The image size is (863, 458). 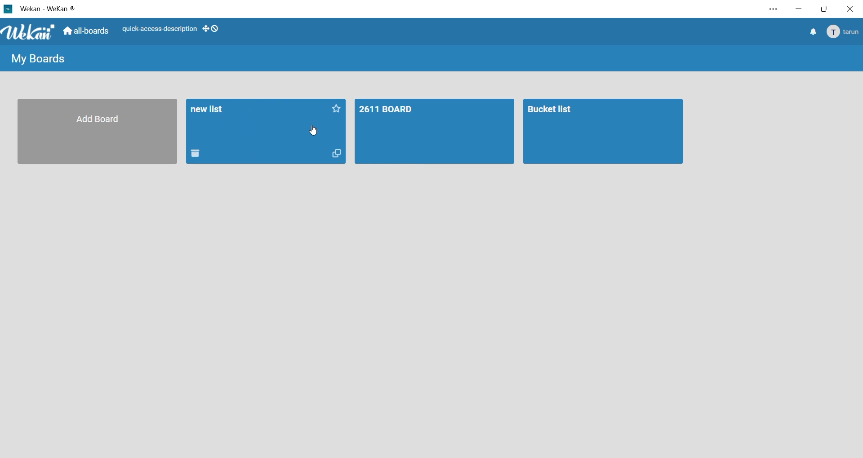 What do you see at coordinates (39, 60) in the screenshot?
I see `my boards` at bounding box center [39, 60].